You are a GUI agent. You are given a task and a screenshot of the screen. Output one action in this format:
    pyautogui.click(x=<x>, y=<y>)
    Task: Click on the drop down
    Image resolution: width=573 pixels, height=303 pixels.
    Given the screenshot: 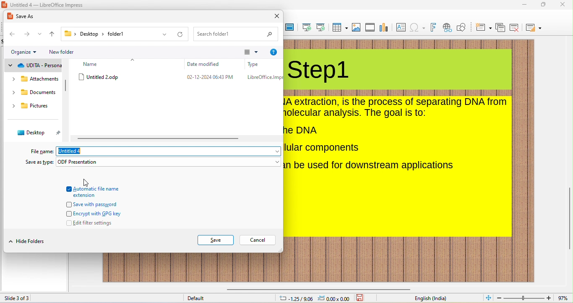 What is the action you would take?
    pyautogui.click(x=40, y=35)
    